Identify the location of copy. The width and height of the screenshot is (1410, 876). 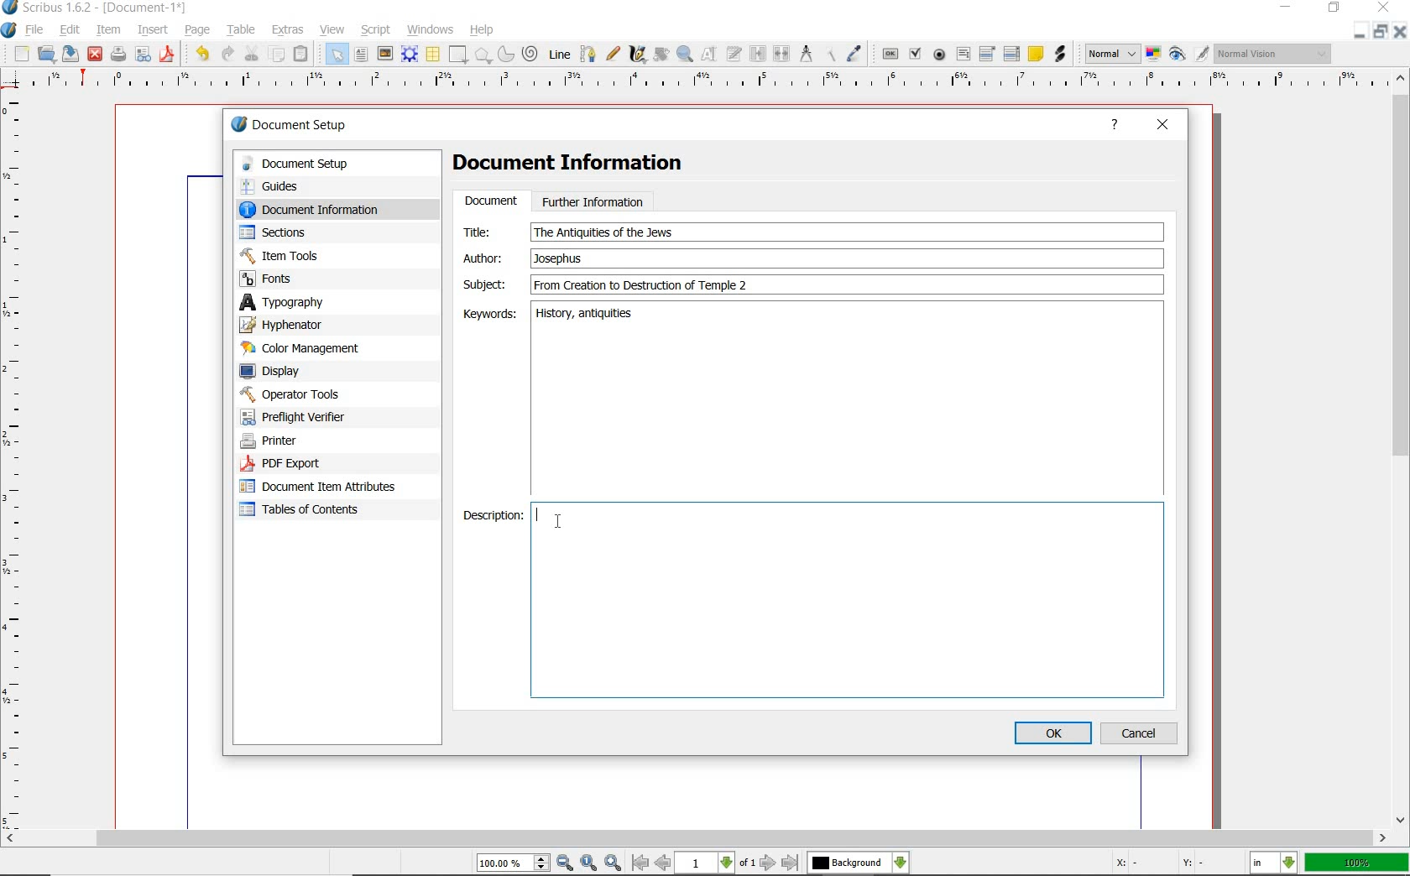
(277, 54).